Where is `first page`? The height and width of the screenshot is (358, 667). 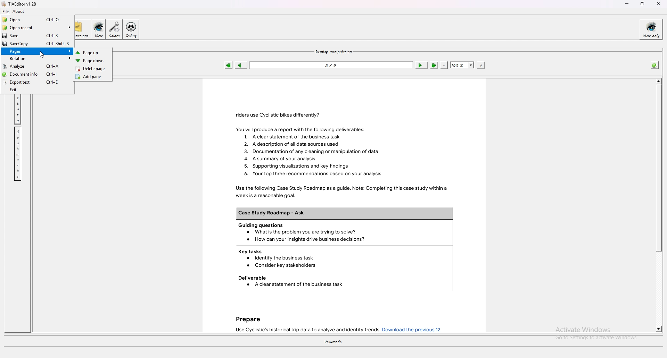
first page is located at coordinates (229, 65).